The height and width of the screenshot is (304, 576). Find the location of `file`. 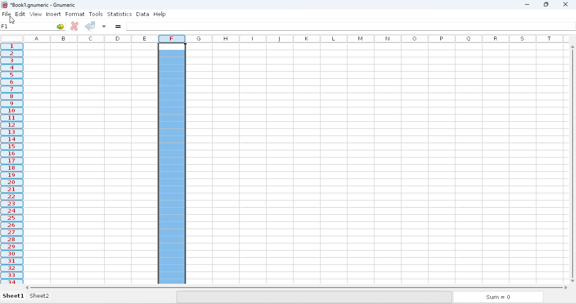

file is located at coordinates (6, 13).